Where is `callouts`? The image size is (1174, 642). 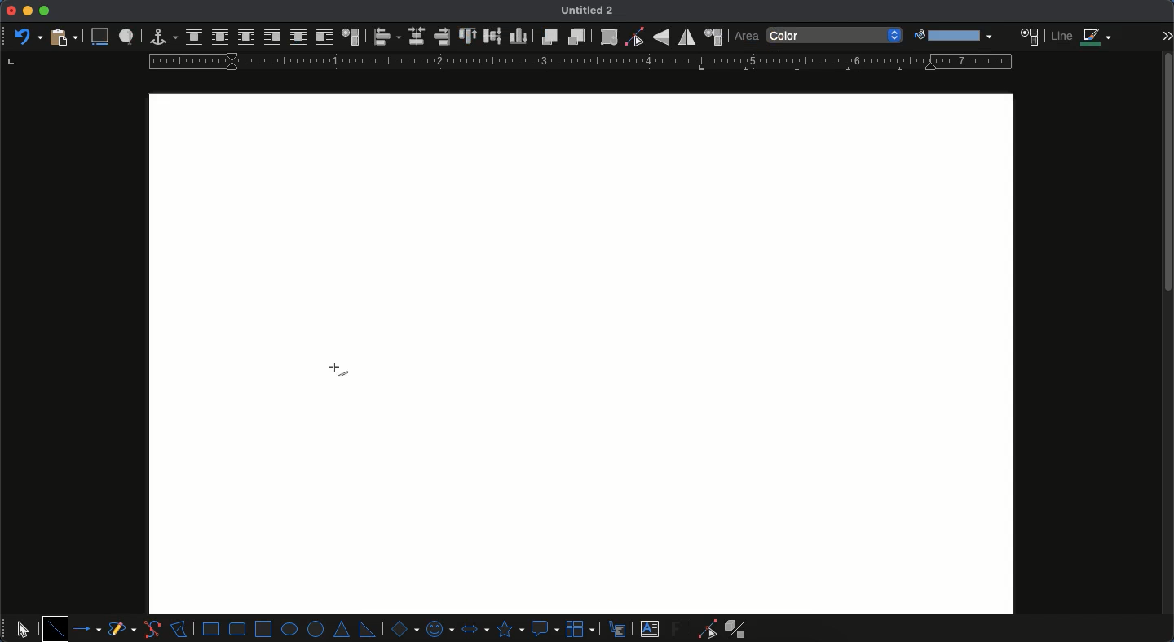
callouts is located at coordinates (619, 628).